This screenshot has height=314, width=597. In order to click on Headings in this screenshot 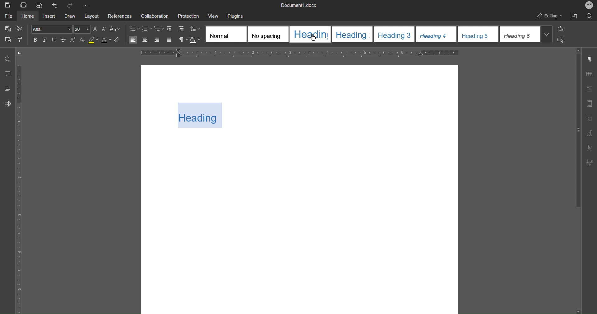, I will do `click(7, 88)`.